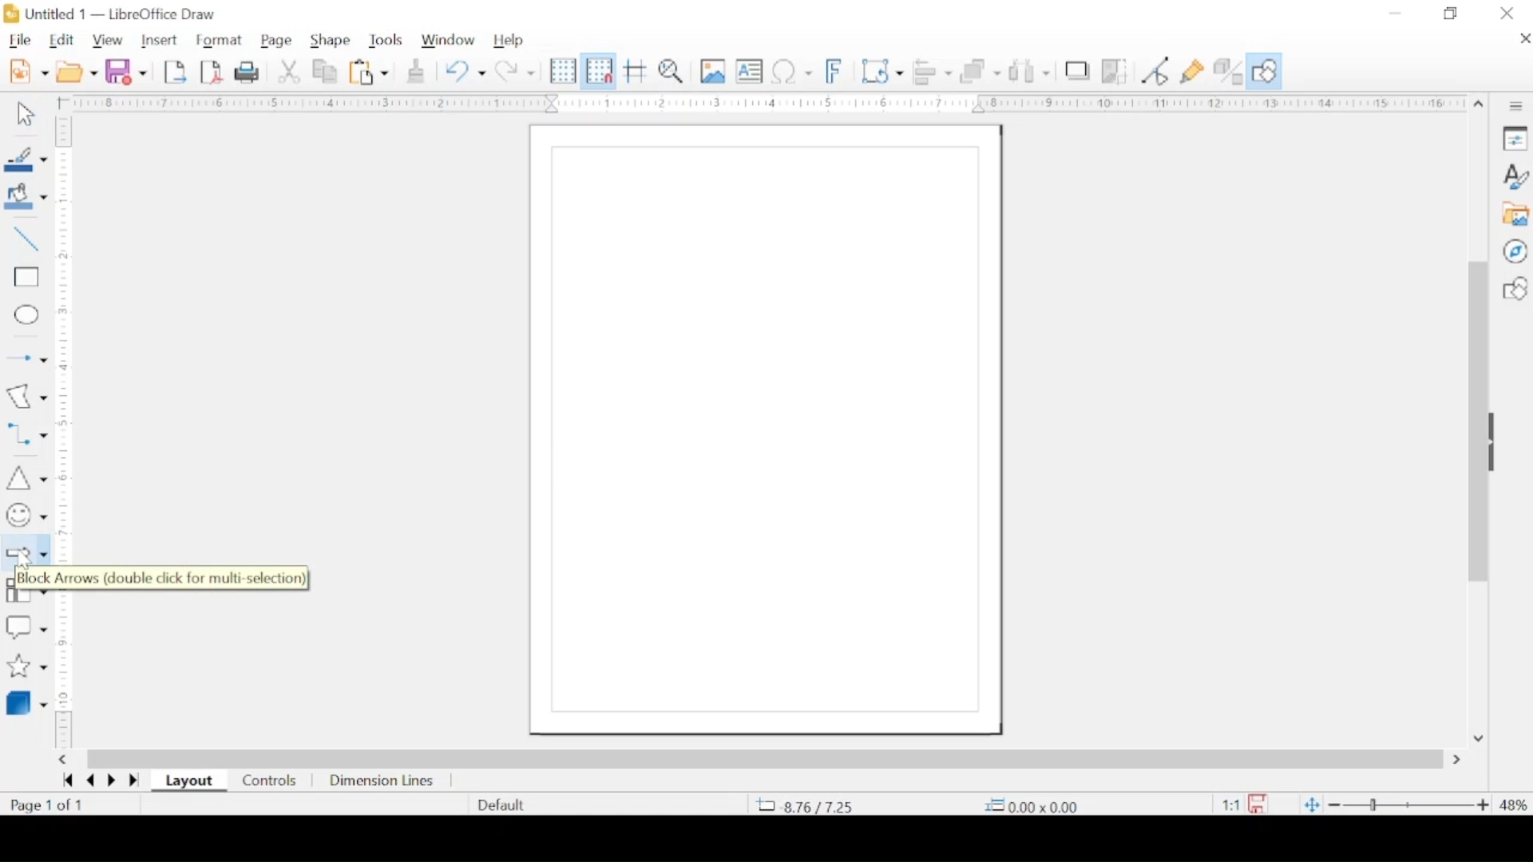 The width and height of the screenshot is (1533, 862). I want to click on previous, so click(88, 781).